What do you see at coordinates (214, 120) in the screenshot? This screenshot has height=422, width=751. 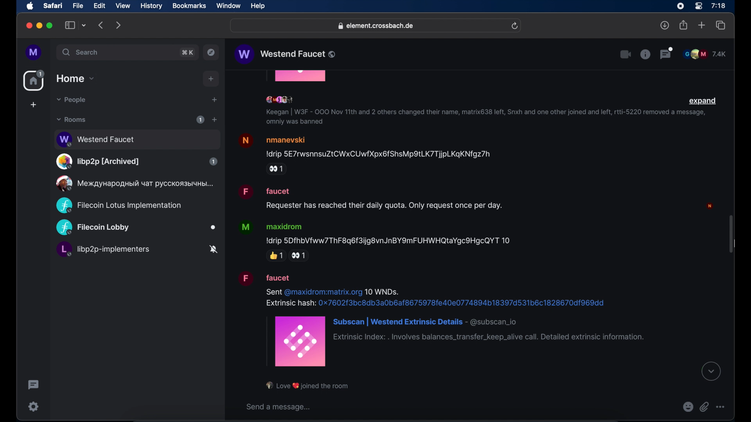 I see `add room` at bounding box center [214, 120].